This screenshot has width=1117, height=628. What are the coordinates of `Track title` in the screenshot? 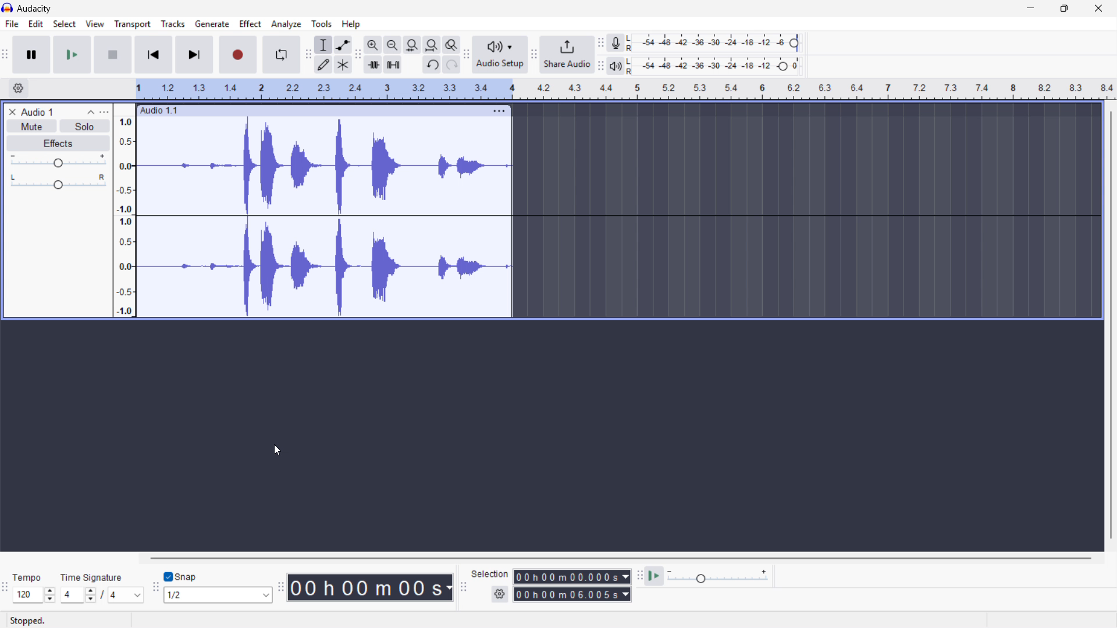 It's located at (37, 112).